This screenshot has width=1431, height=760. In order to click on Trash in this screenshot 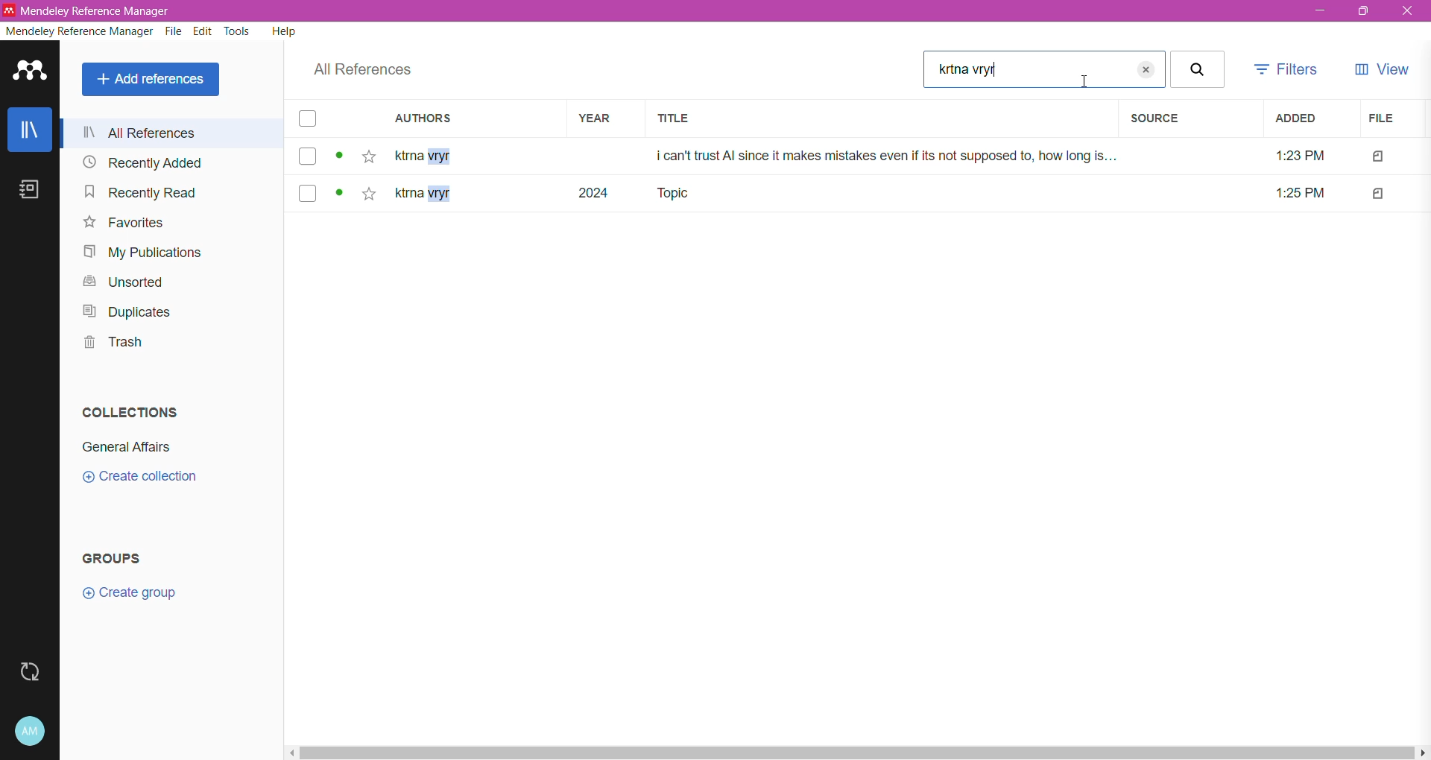, I will do `click(112, 344)`.